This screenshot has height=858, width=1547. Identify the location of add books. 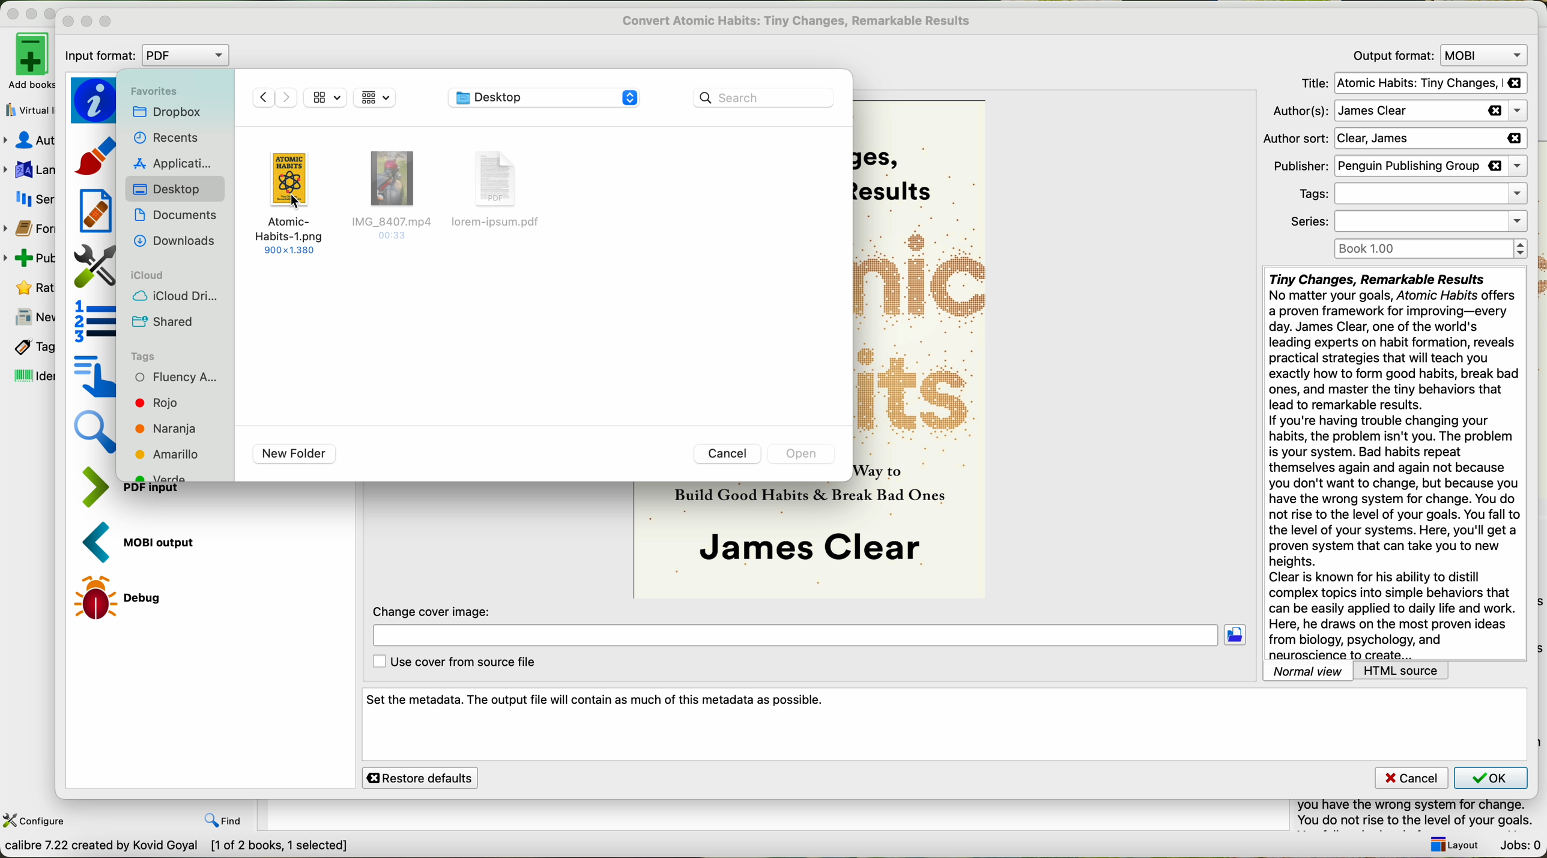
(27, 61).